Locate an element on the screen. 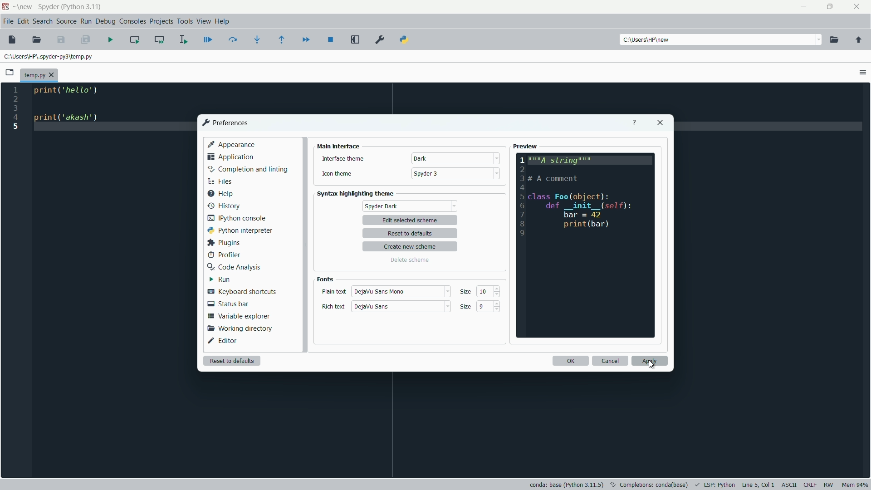  rich text is located at coordinates (334, 307).